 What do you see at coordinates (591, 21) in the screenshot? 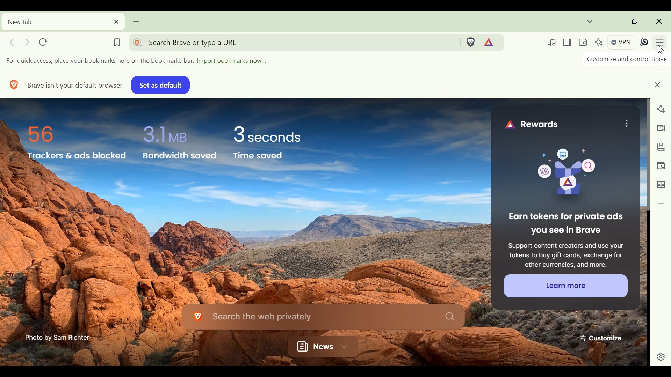
I see `Search tabs` at bounding box center [591, 21].